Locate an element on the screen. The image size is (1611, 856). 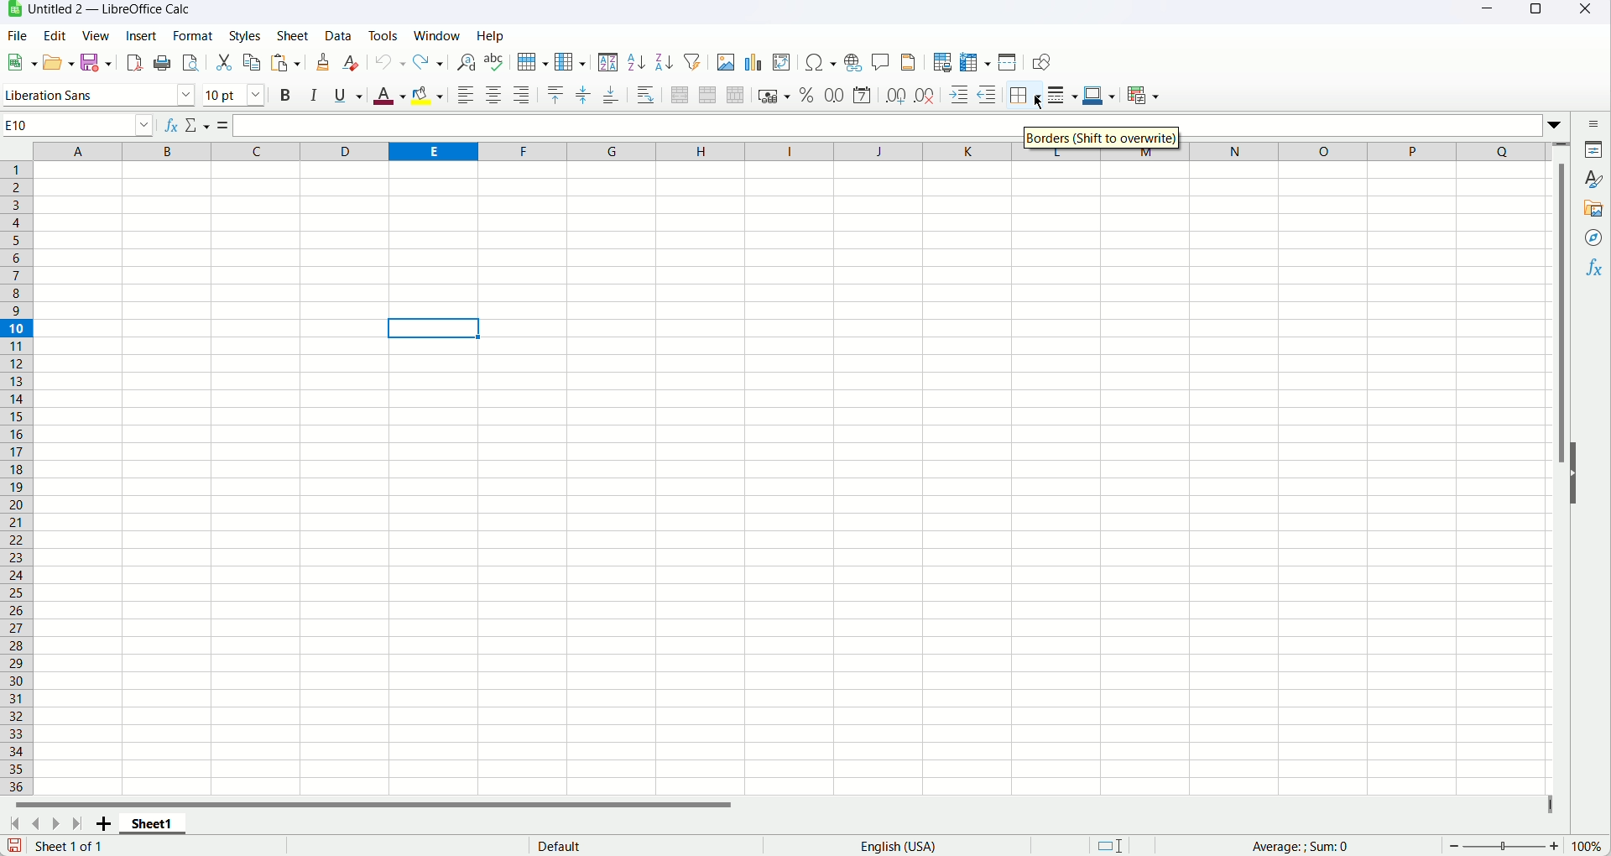
Horizontal scroll bar is located at coordinates (396, 807).